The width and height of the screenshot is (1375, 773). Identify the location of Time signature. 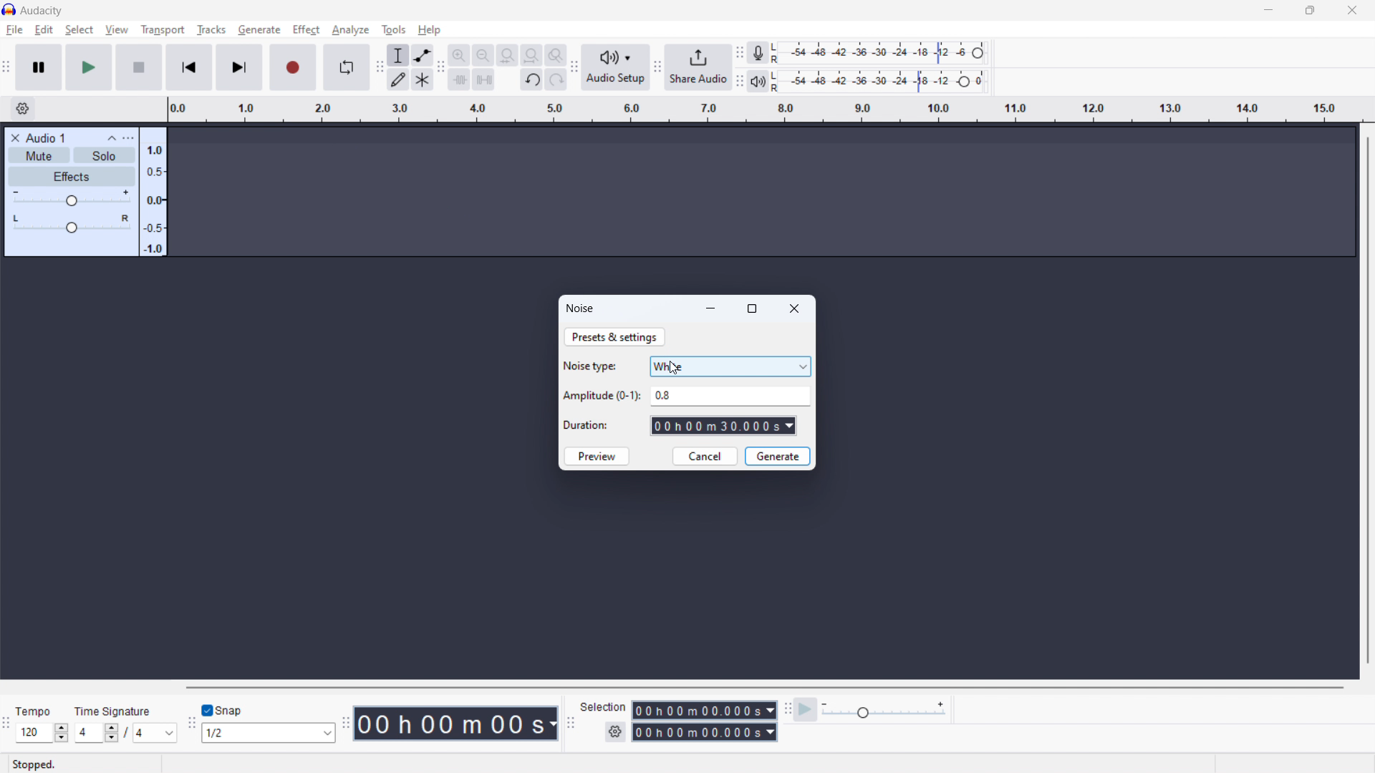
(115, 710).